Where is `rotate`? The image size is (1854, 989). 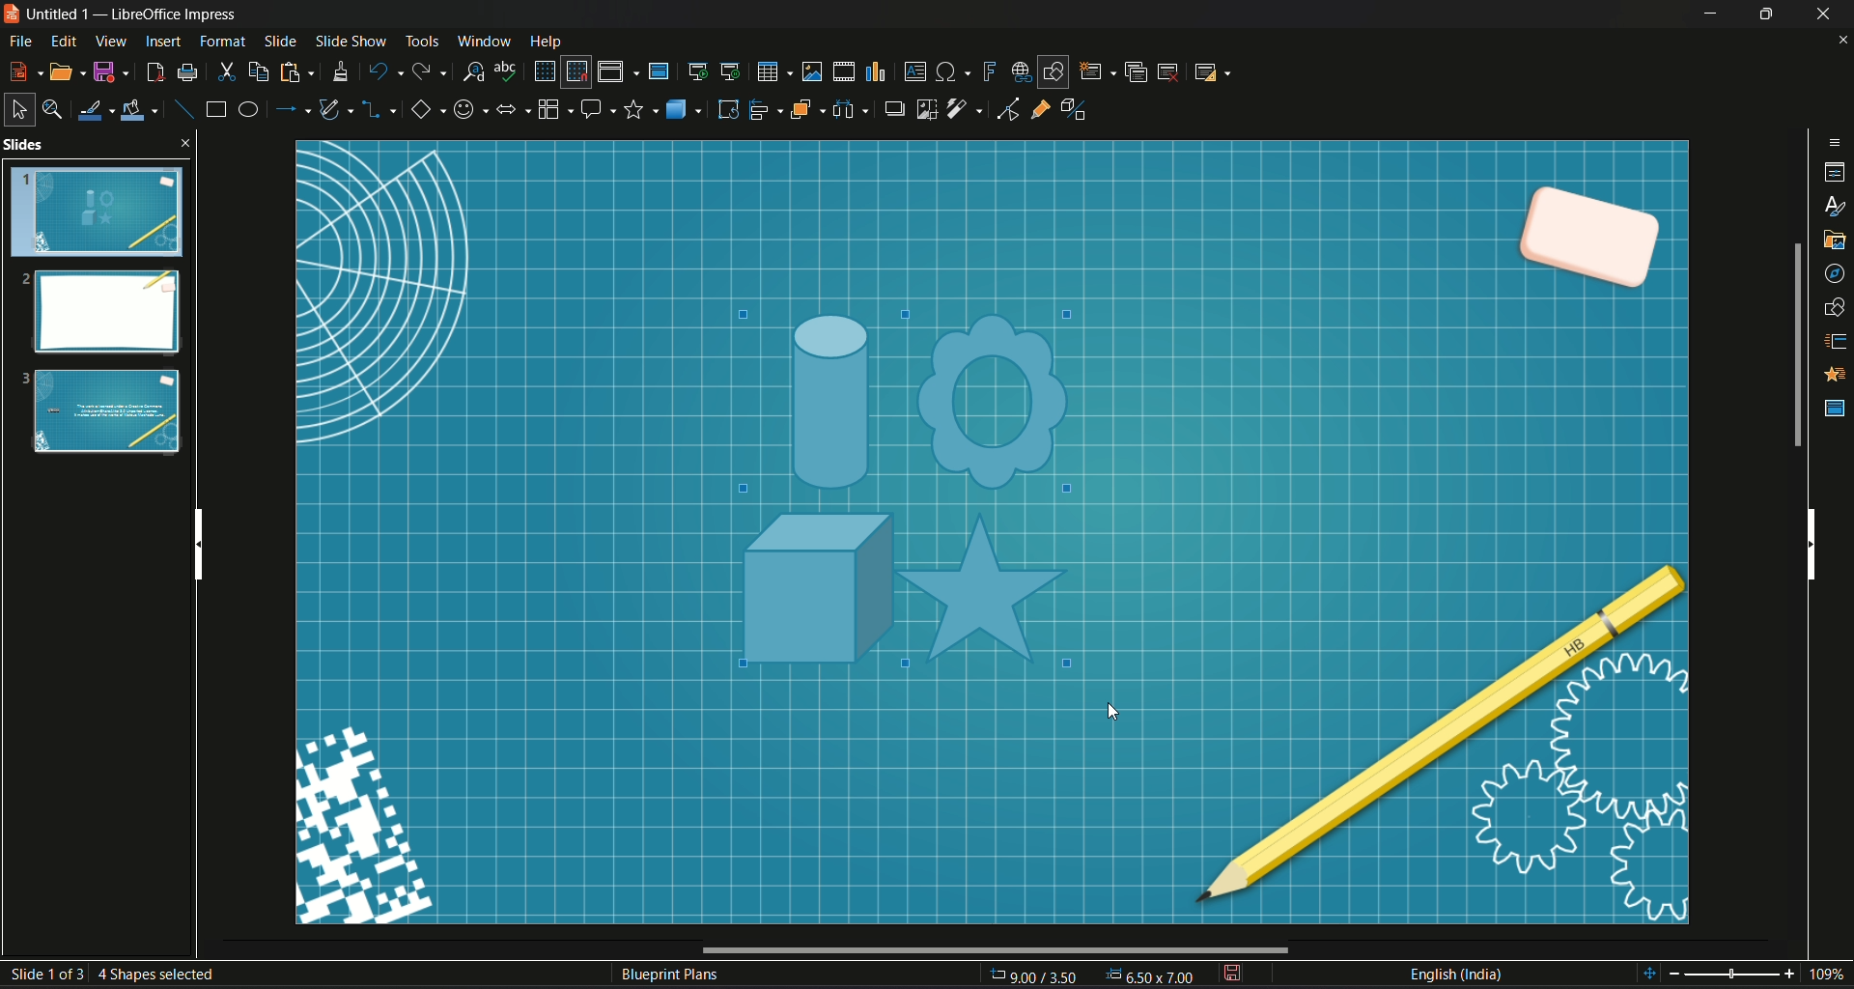 rotate is located at coordinates (728, 109).